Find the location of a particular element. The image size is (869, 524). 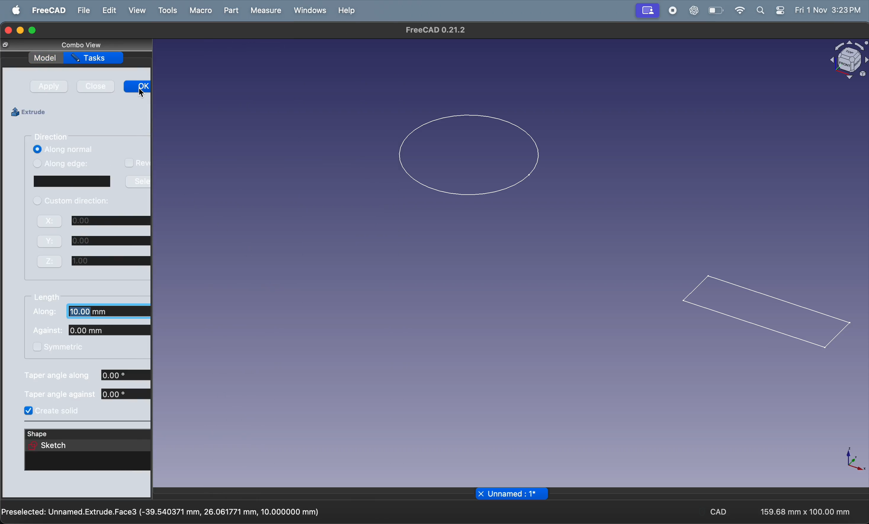

Z: is located at coordinates (50, 262).